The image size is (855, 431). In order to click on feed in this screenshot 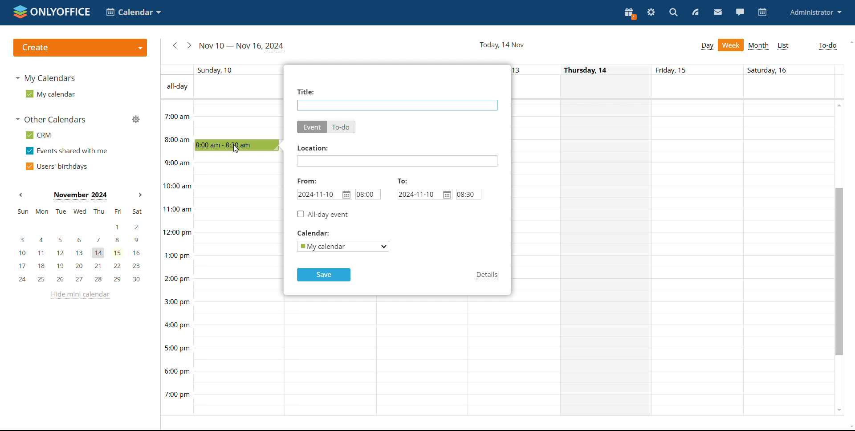, I will do `click(696, 12)`.